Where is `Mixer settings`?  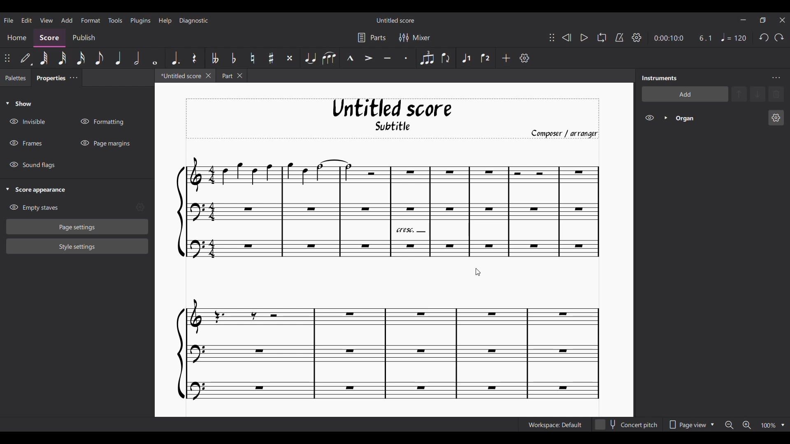
Mixer settings is located at coordinates (414, 37).